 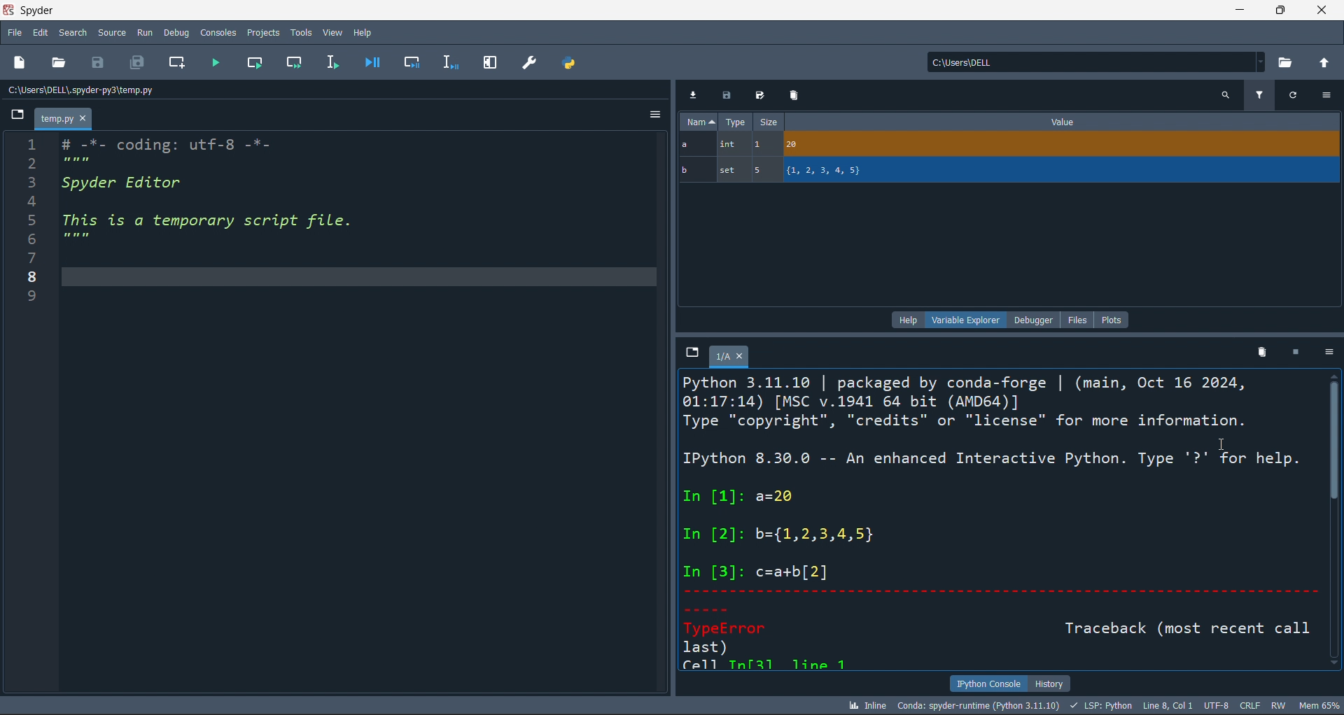 I want to click on debug cell, so click(x=405, y=62).